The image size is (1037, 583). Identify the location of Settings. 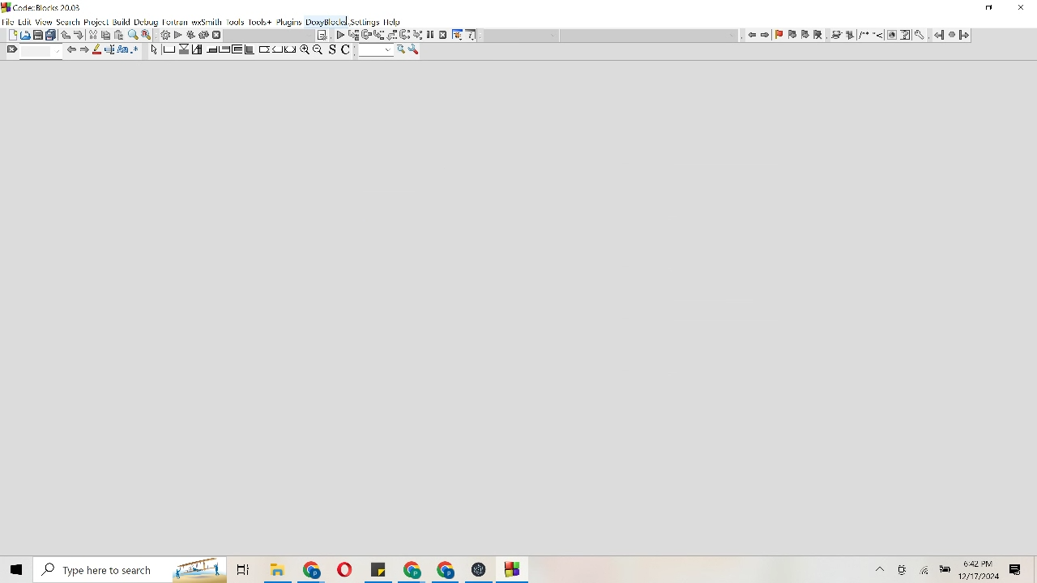
(164, 35).